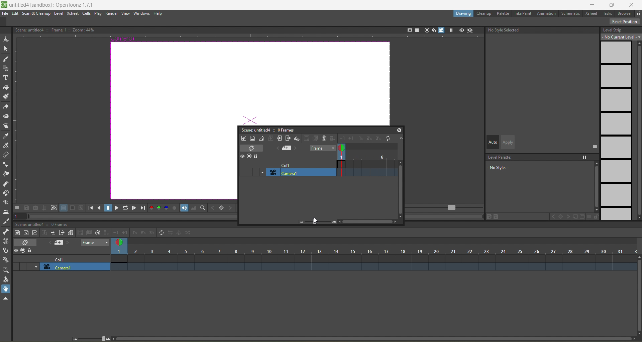 Image resolution: width=642 pixels, height=342 pixels. What do you see at coordinates (5, 299) in the screenshot?
I see `hide toolbar` at bounding box center [5, 299].